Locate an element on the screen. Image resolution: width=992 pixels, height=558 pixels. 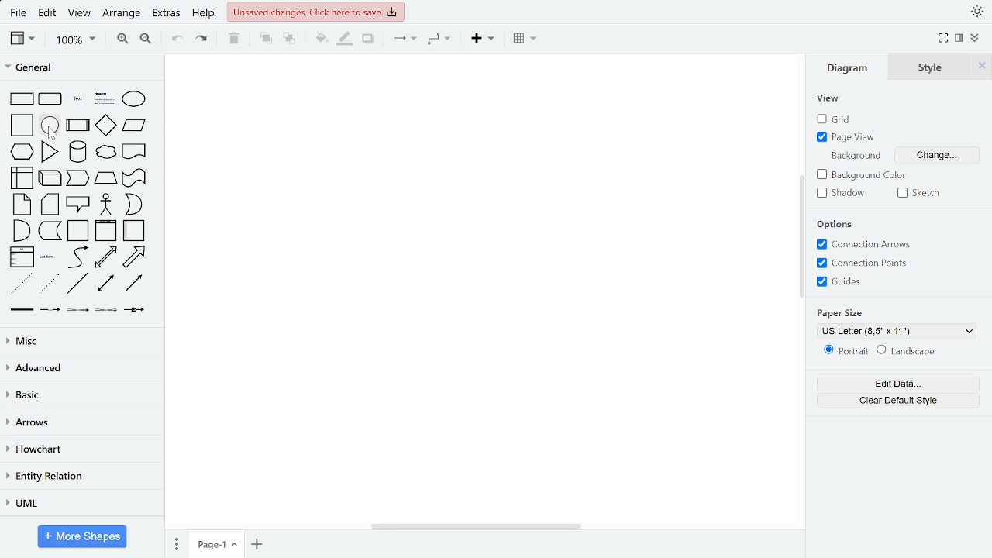
link 3 label is located at coordinates (106, 310).